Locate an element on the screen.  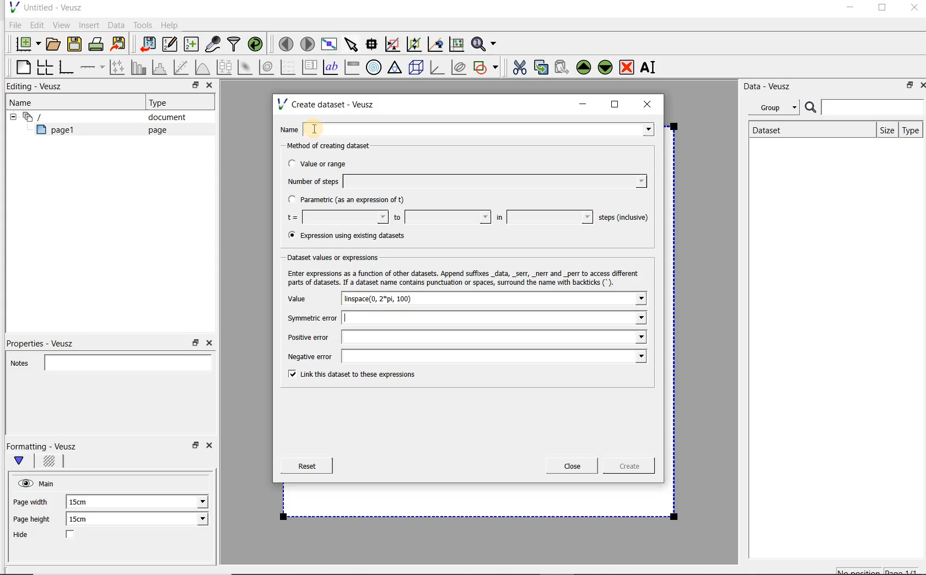
Page width is located at coordinates (31, 500).